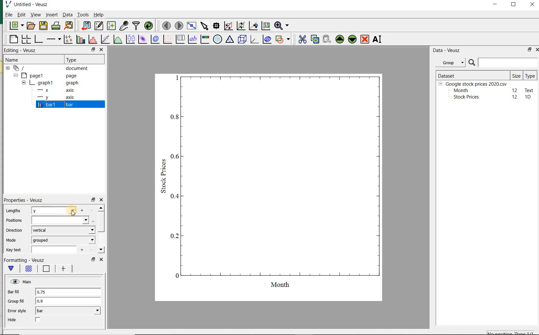  I want to click on page1, so click(47, 76).